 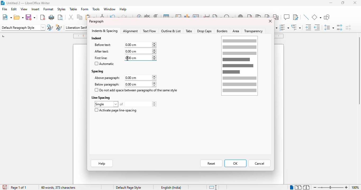 What do you see at coordinates (97, 38) in the screenshot?
I see `indent` at bounding box center [97, 38].